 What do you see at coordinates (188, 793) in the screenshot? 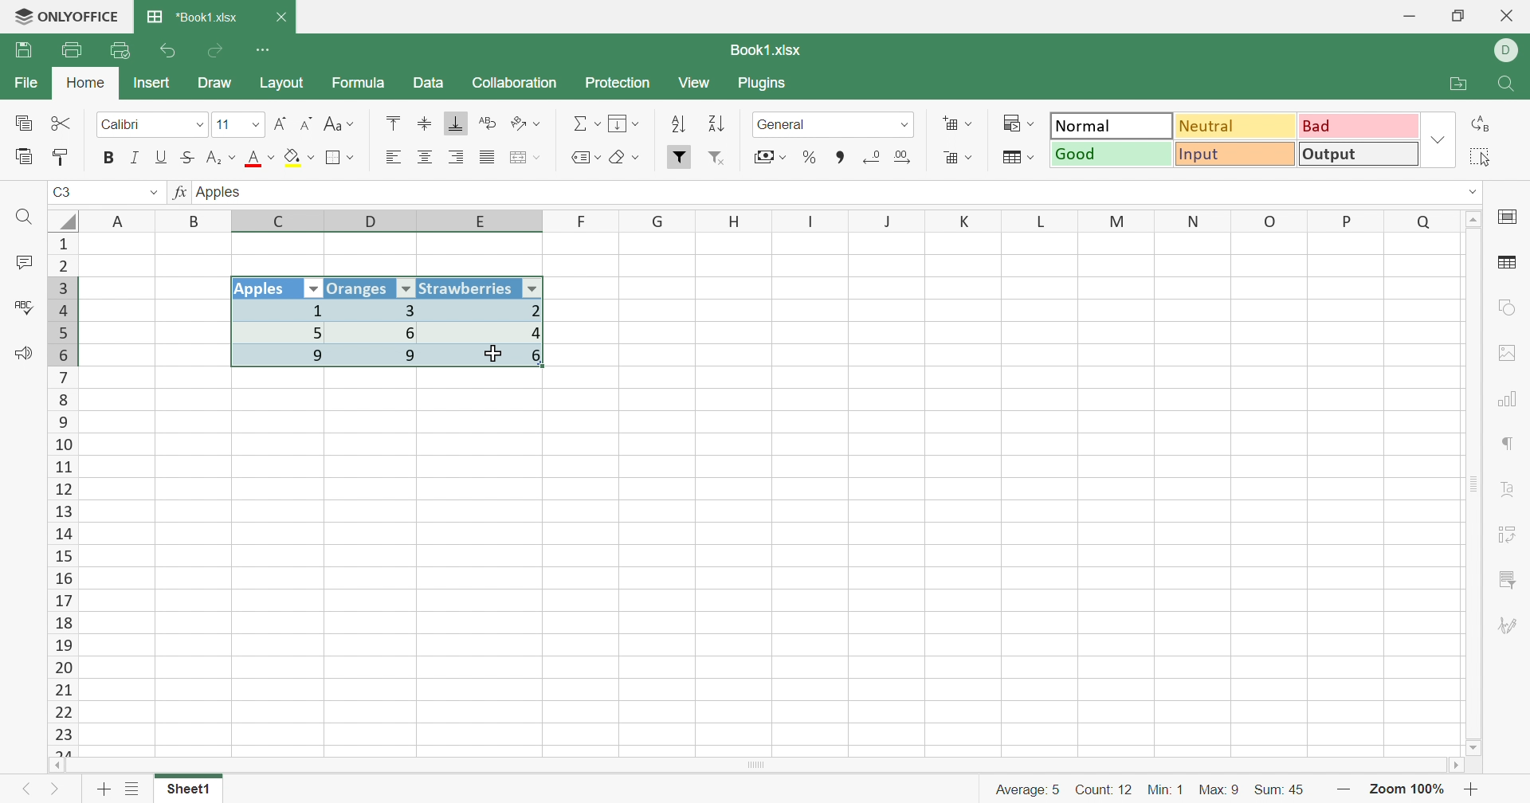
I see `Sheet1` at bounding box center [188, 793].